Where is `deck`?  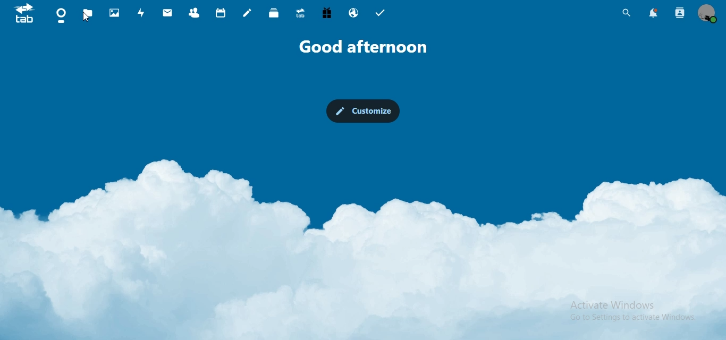
deck is located at coordinates (274, 14).